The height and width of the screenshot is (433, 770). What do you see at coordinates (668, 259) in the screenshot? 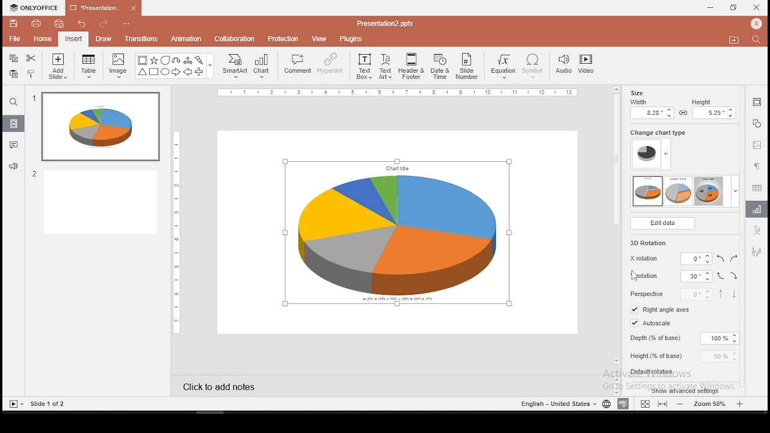
I see `X rotation` at bounding box center [668, 259].